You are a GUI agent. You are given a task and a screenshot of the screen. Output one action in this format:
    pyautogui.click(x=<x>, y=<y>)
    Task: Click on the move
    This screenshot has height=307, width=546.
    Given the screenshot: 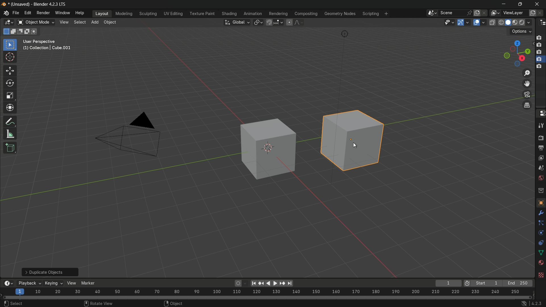 What is the action you would take?
    pyautogui.click(x=10, y=70)
    